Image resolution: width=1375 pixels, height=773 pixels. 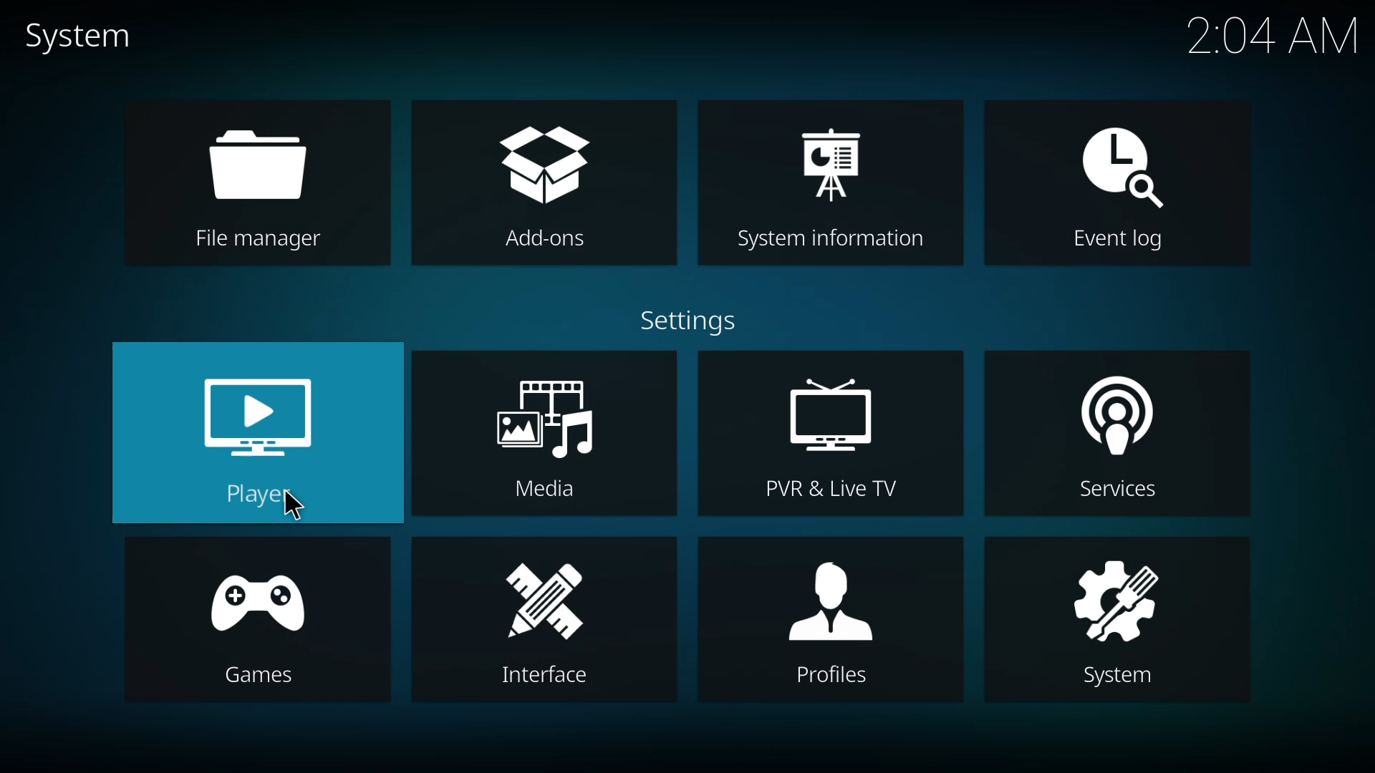 What do you see at coordinates (259, 623) in the screenshot?
I see `games` at bounding box center [259, 623].